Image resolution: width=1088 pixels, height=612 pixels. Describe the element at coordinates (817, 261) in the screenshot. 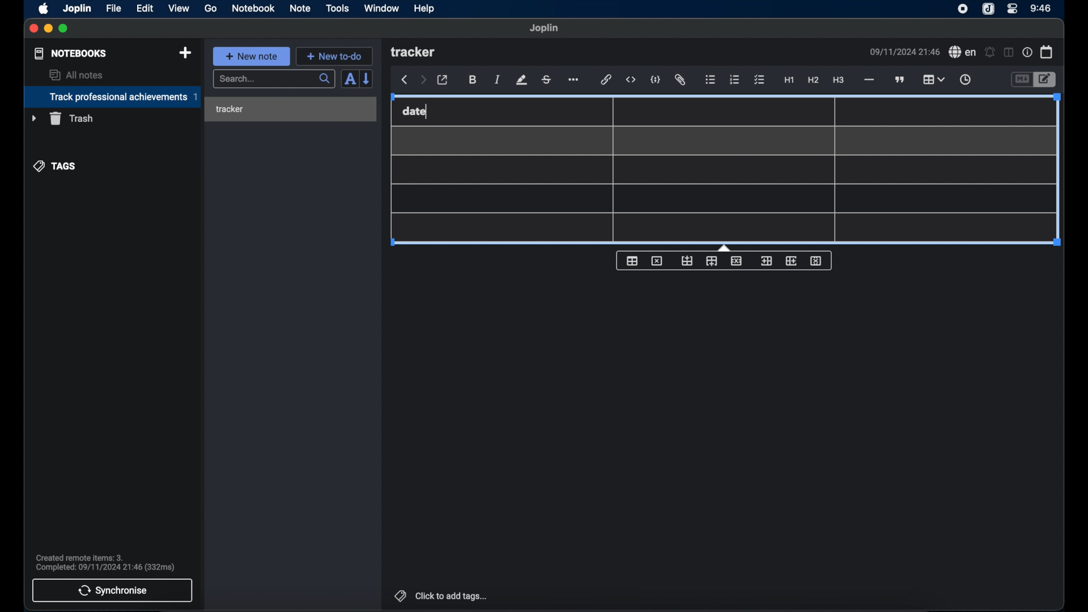

I see `delete column` at that location.